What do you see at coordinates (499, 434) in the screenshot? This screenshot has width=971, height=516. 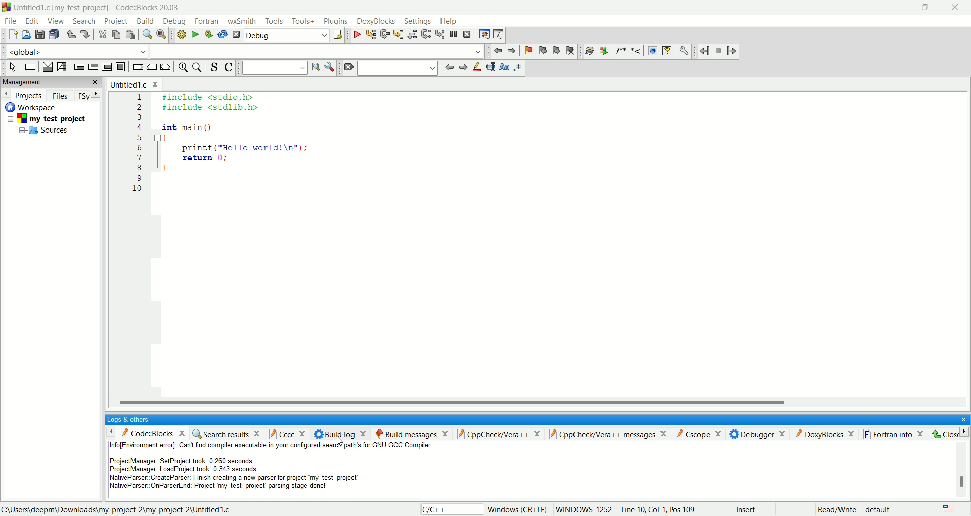 I see `CppCheck/vera++` at bounding box center [499, 434].